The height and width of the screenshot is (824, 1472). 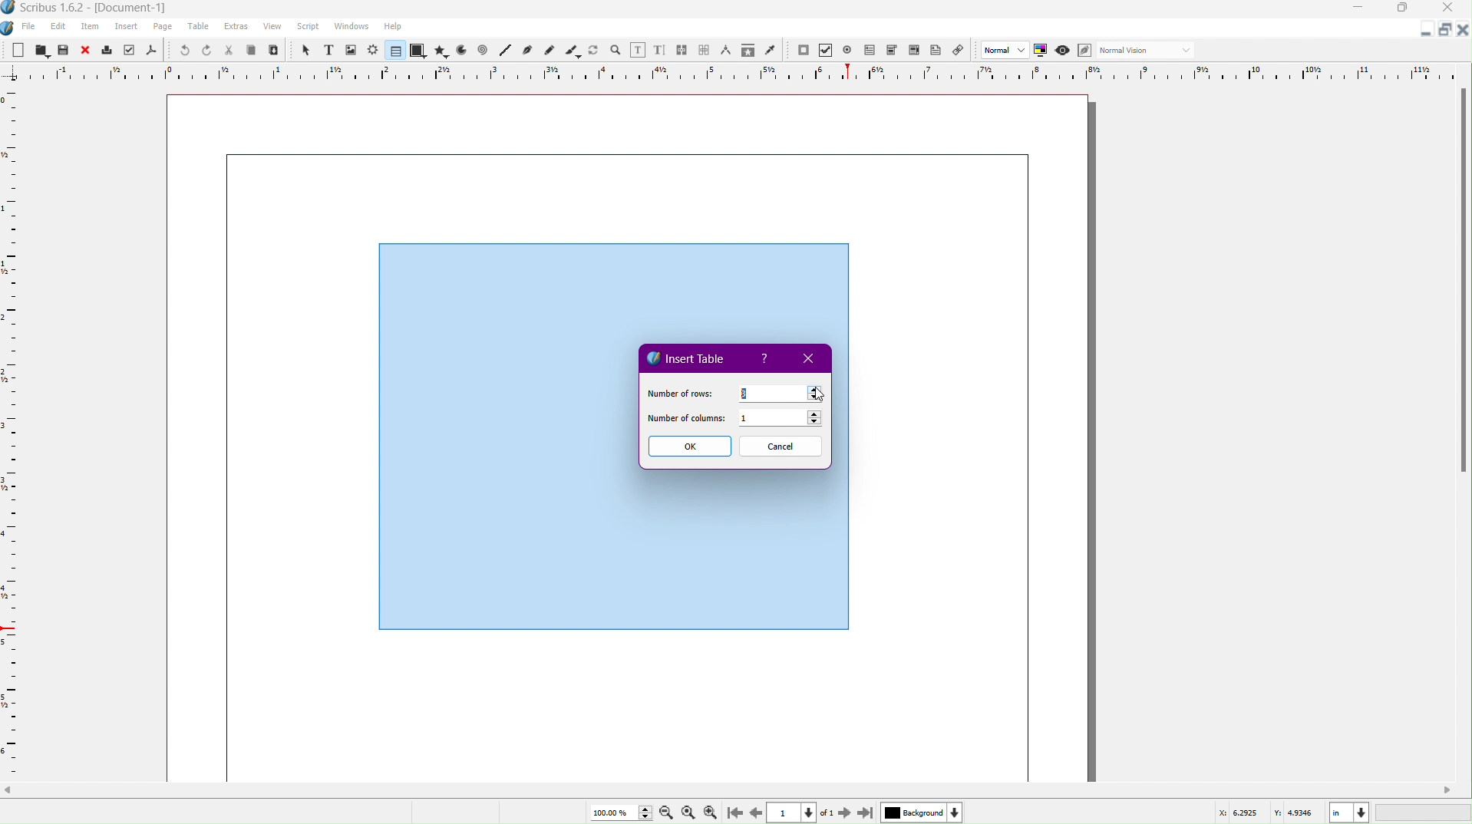 I want to click on Scrollbar, so click(x=1462, y=285).